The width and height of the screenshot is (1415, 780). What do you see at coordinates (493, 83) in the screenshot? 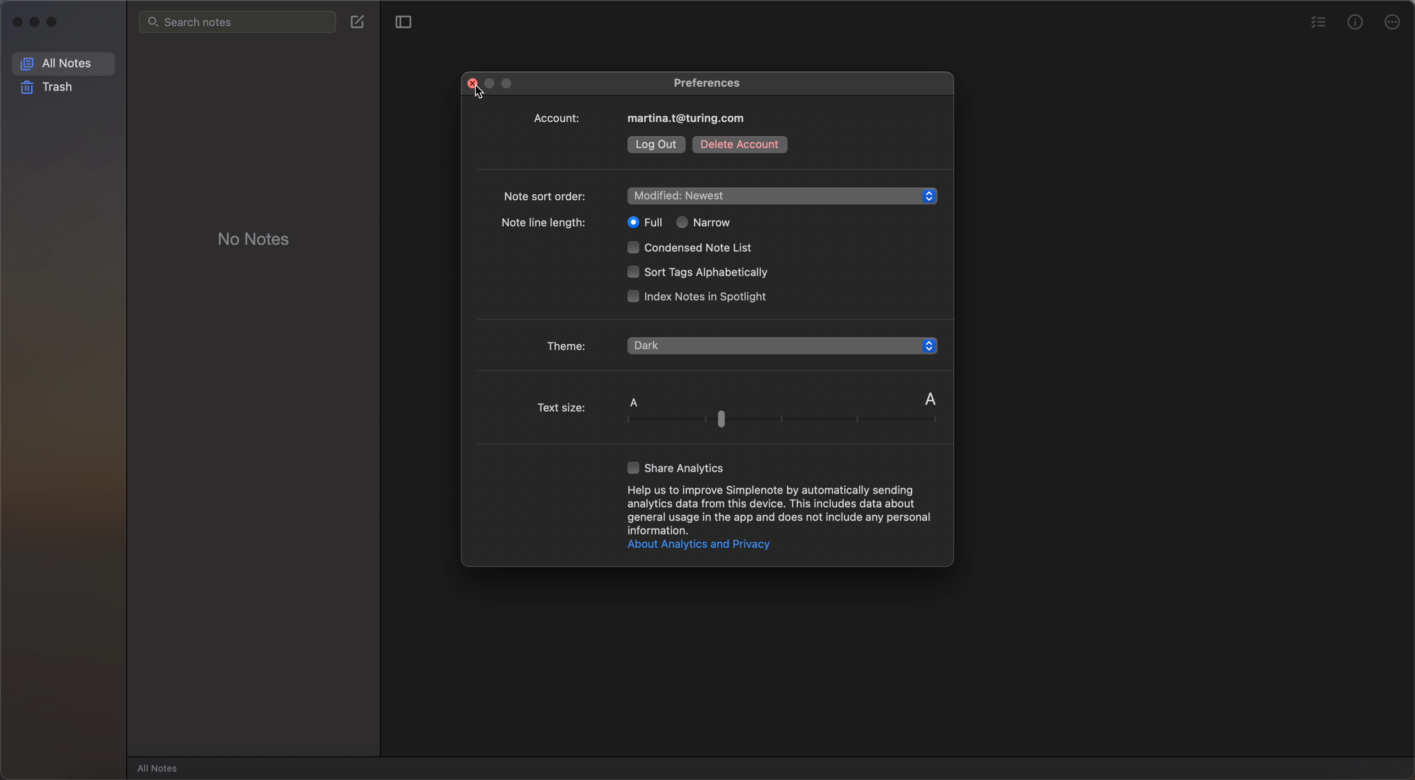
I see `minimize Simplenote` at bounding box center [493, 83].